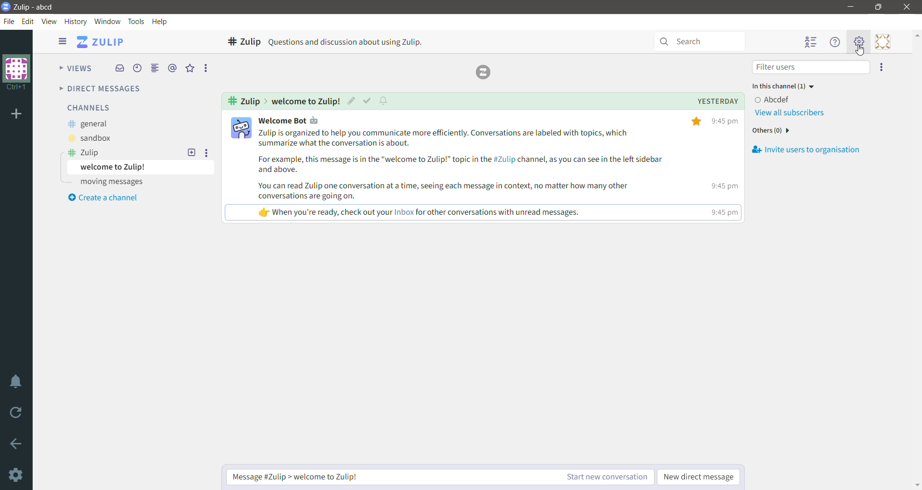  I want to click on Edit topic, so click(352, 100).